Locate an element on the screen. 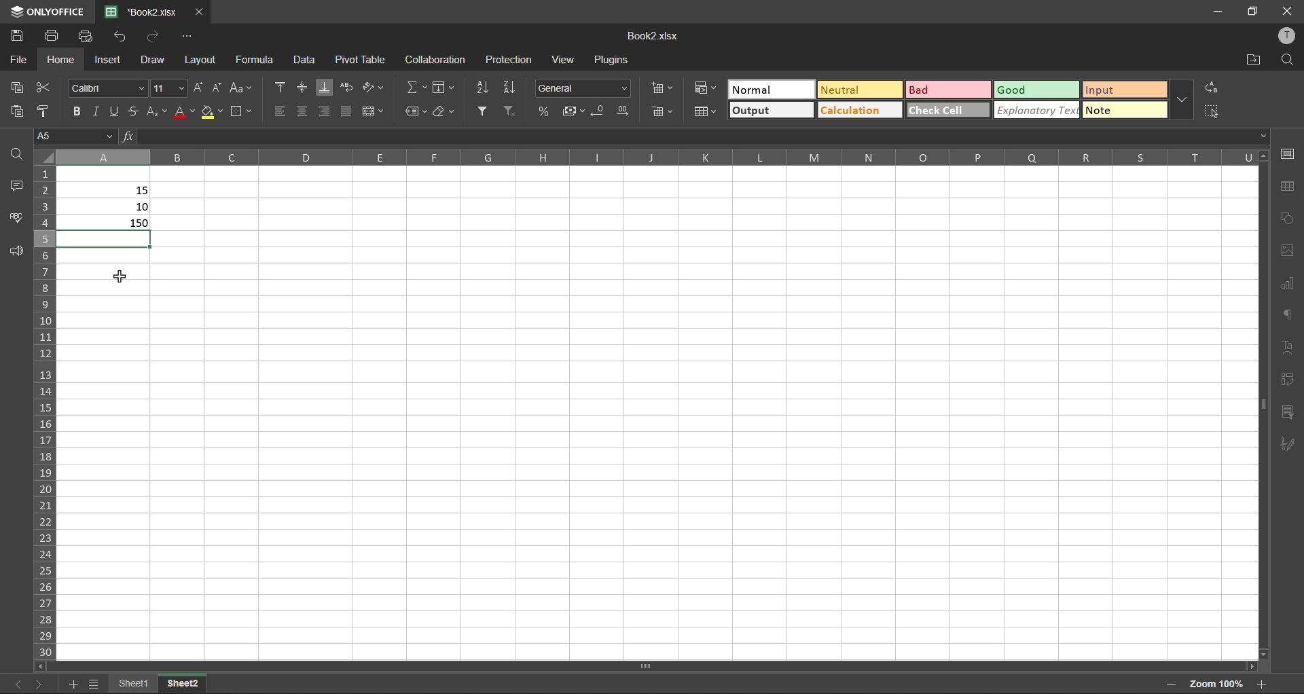 This screenshot has width=1304, height=694. align right is located at coordinates (327, 111).